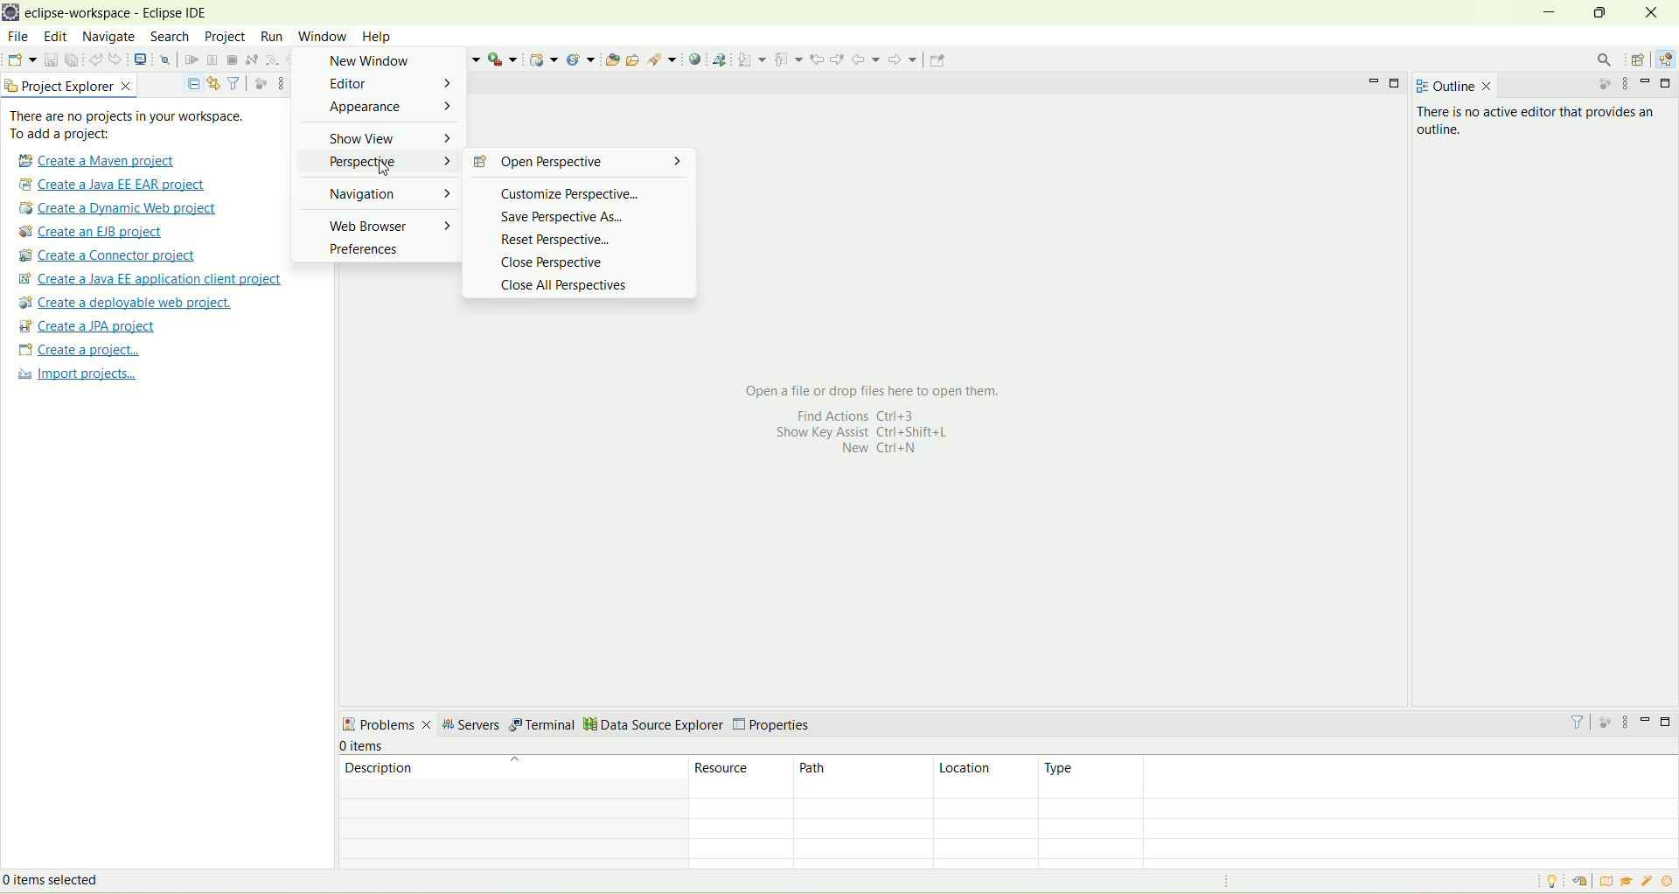 The height and width of the screenshot is (894, 1679). I want to click on show view, so click(387, 140).